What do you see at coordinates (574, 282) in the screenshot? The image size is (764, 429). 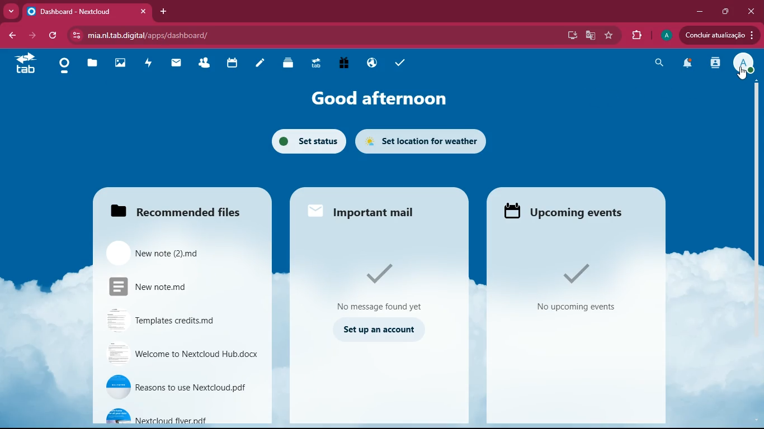 I see `No upcoming events` at bounding box center [574, 282].